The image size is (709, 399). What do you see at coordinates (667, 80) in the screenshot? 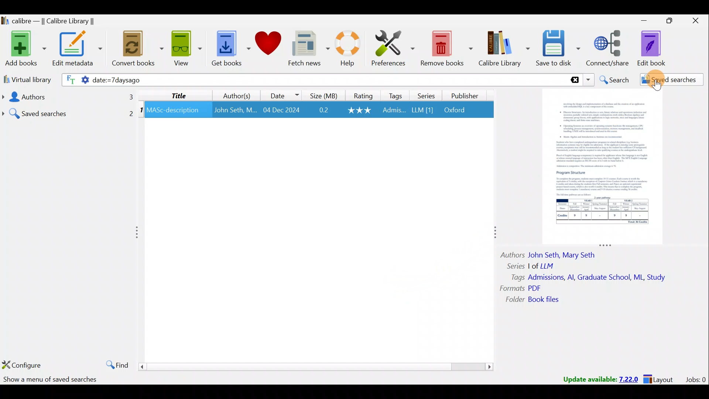
I see `Saved searches` at bounding box center [667, 80].